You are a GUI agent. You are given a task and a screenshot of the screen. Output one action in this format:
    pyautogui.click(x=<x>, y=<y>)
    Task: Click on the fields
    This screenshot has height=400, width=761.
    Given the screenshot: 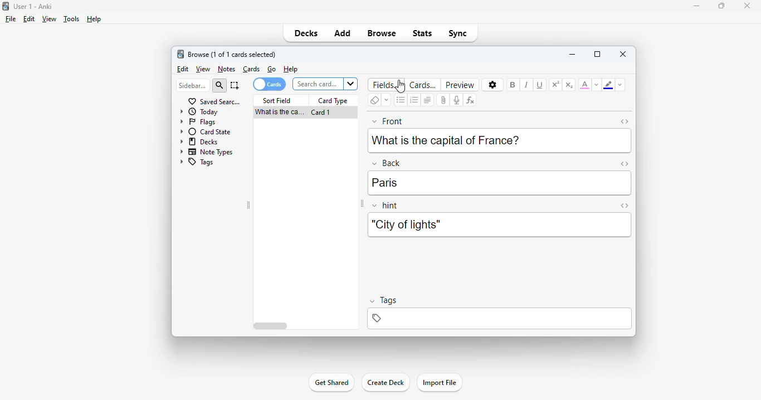 What is the action you would take?
    pyautogui.click(x=387, y=84)
    